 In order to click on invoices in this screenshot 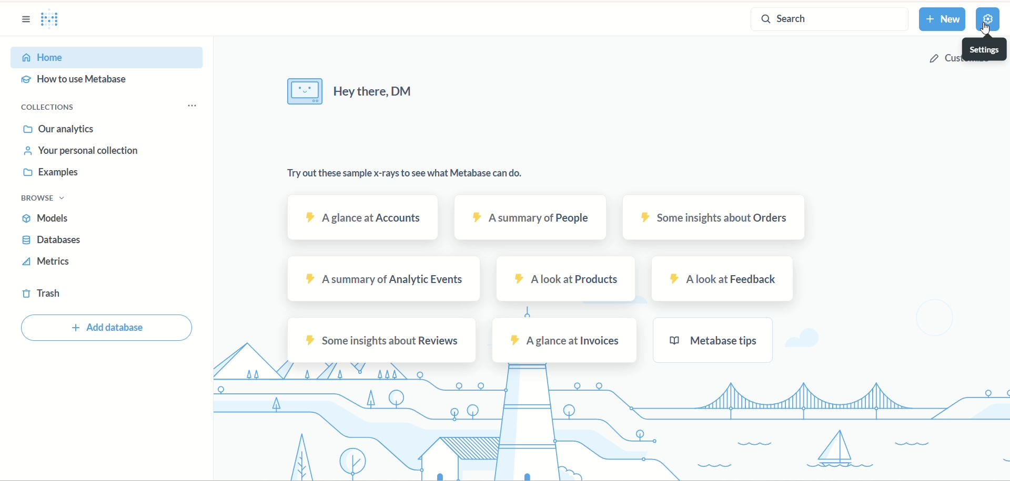, I will do `click(567, 340)`.